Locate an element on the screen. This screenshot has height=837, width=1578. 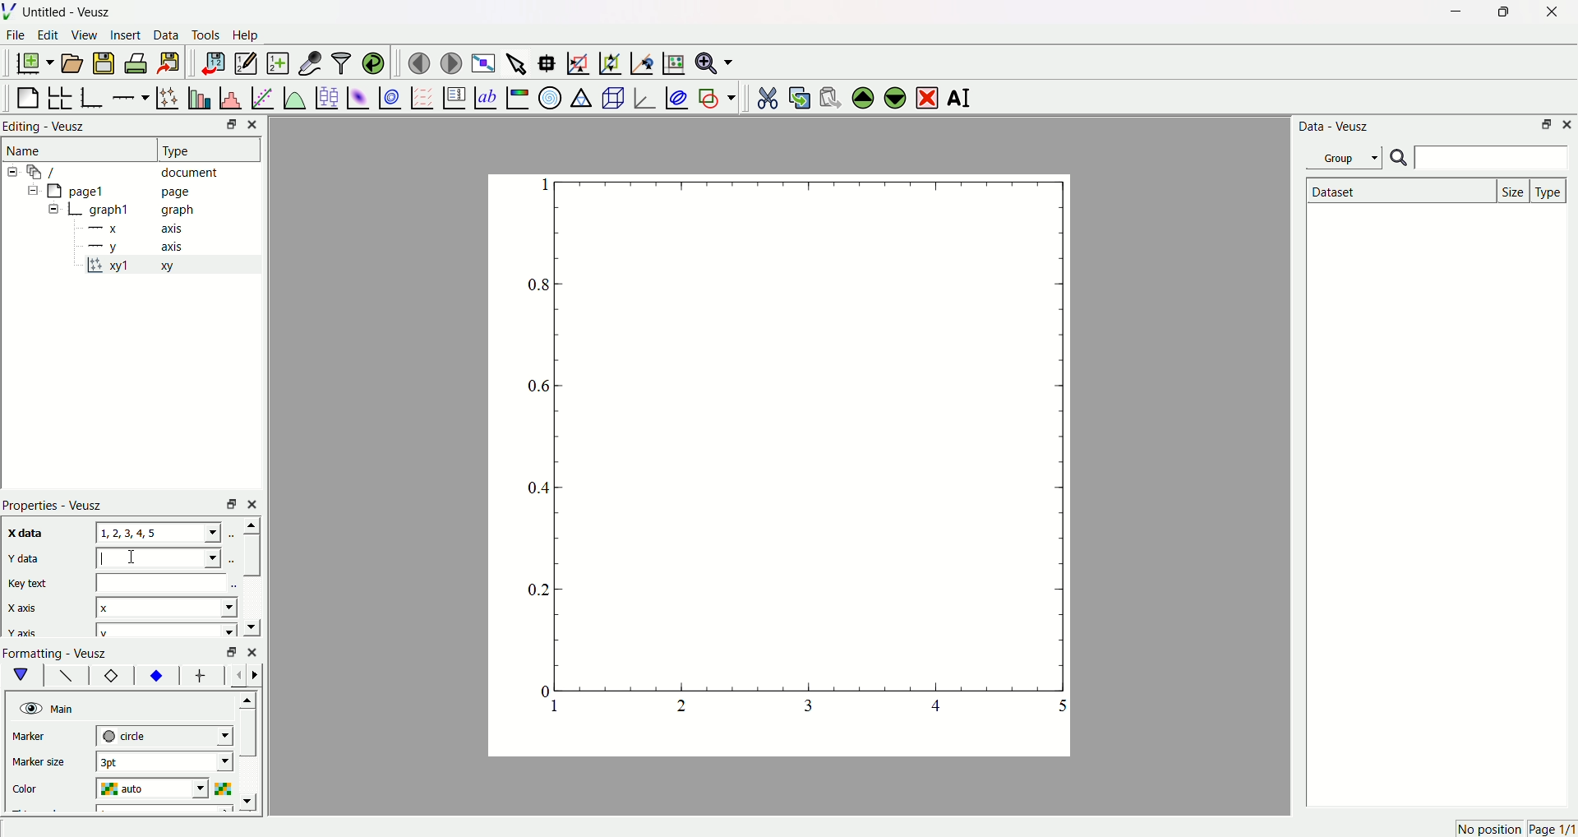
ternary graphs is located at coordinates (580, 95).